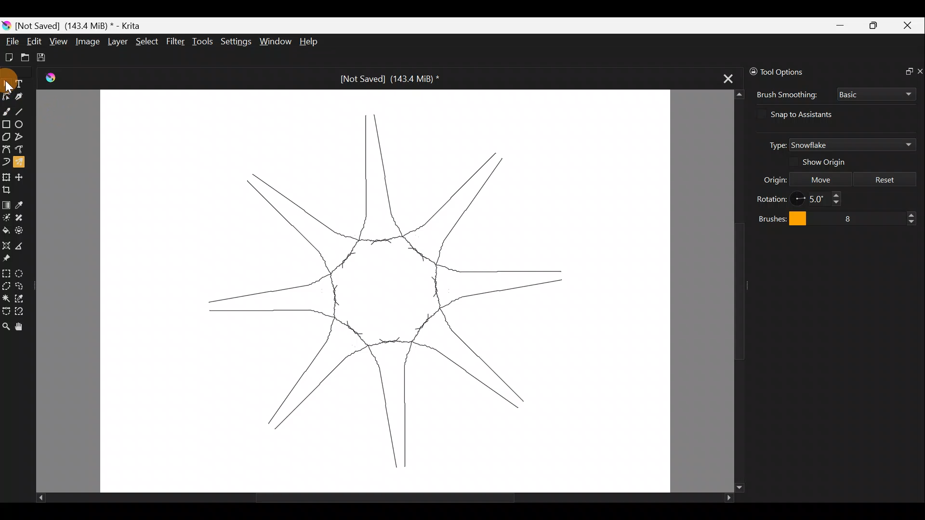 This screenshot has height=520, width=925. I want to click on Multibrush tool, so click(20, 165).